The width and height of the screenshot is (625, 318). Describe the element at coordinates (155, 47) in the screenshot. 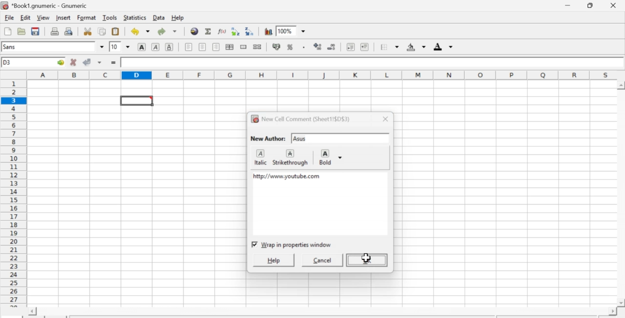

I see `Italics` at that location.